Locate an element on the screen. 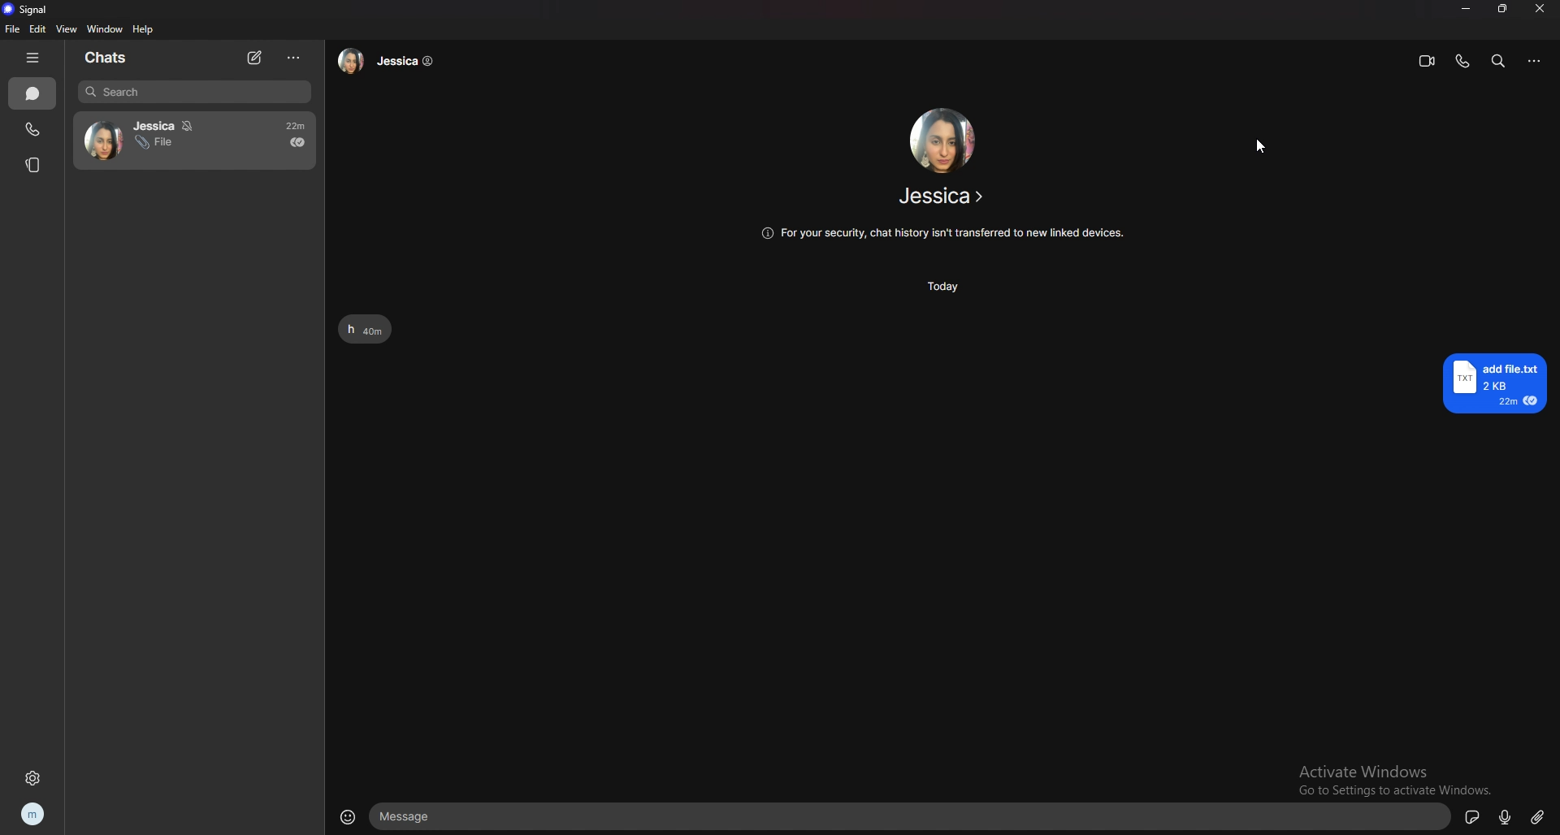 The image size is (1560, 835). chats is located at coordinates (112, 58).